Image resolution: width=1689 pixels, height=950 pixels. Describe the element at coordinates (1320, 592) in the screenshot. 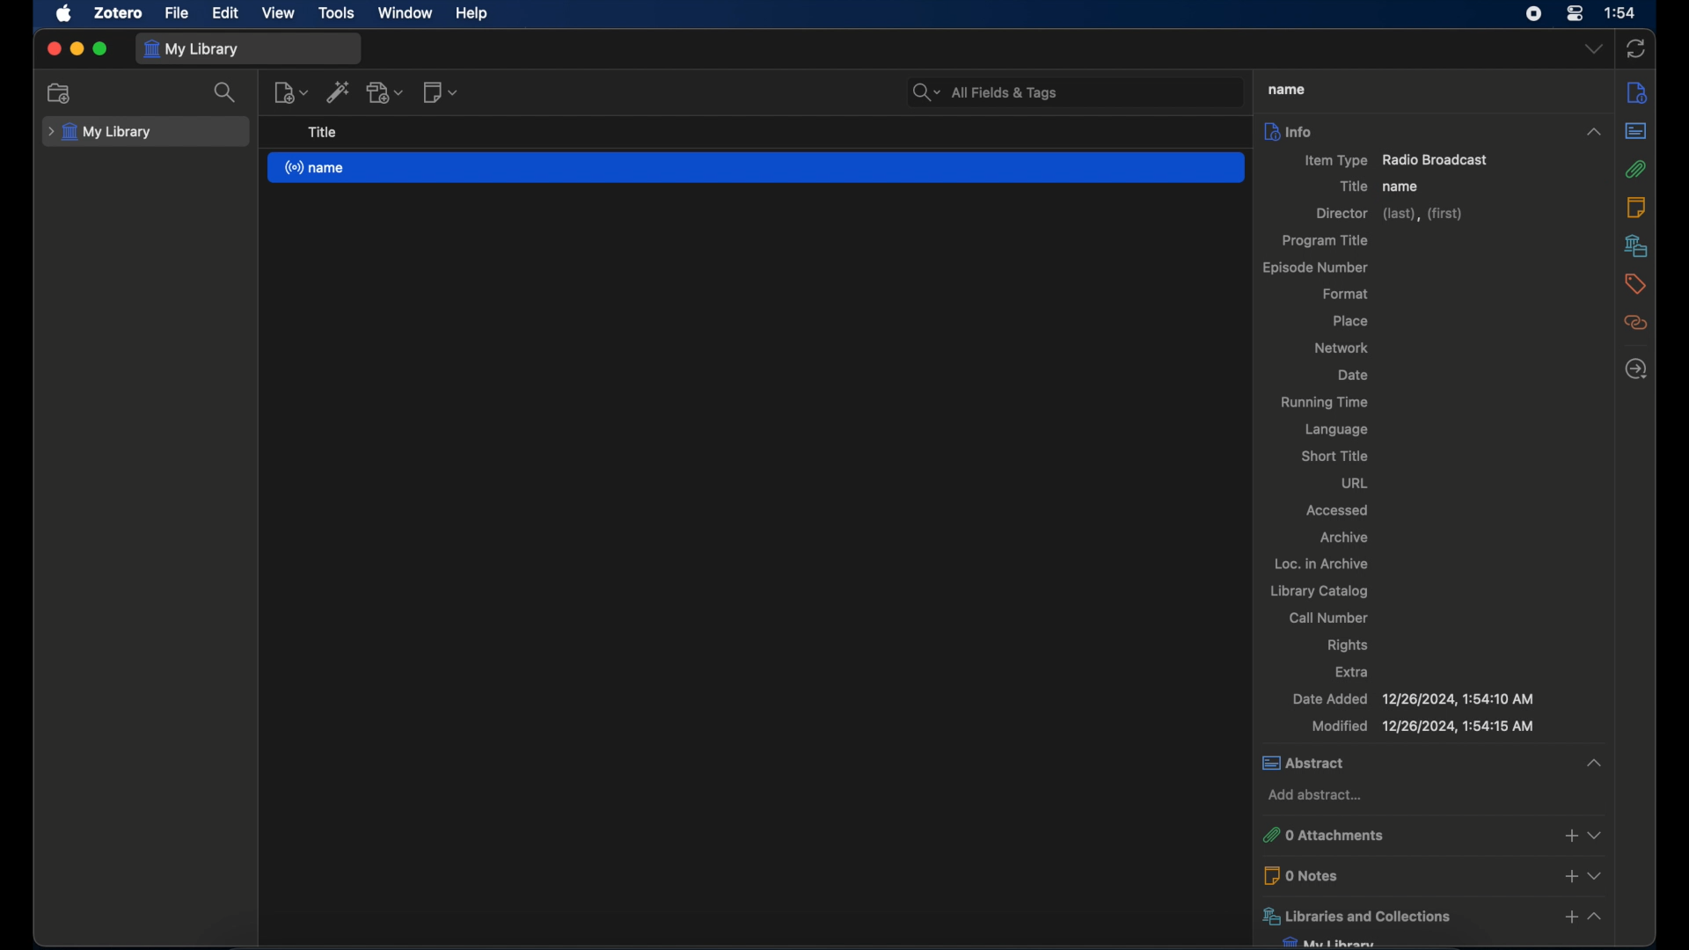

I see `library catalog` at that location.